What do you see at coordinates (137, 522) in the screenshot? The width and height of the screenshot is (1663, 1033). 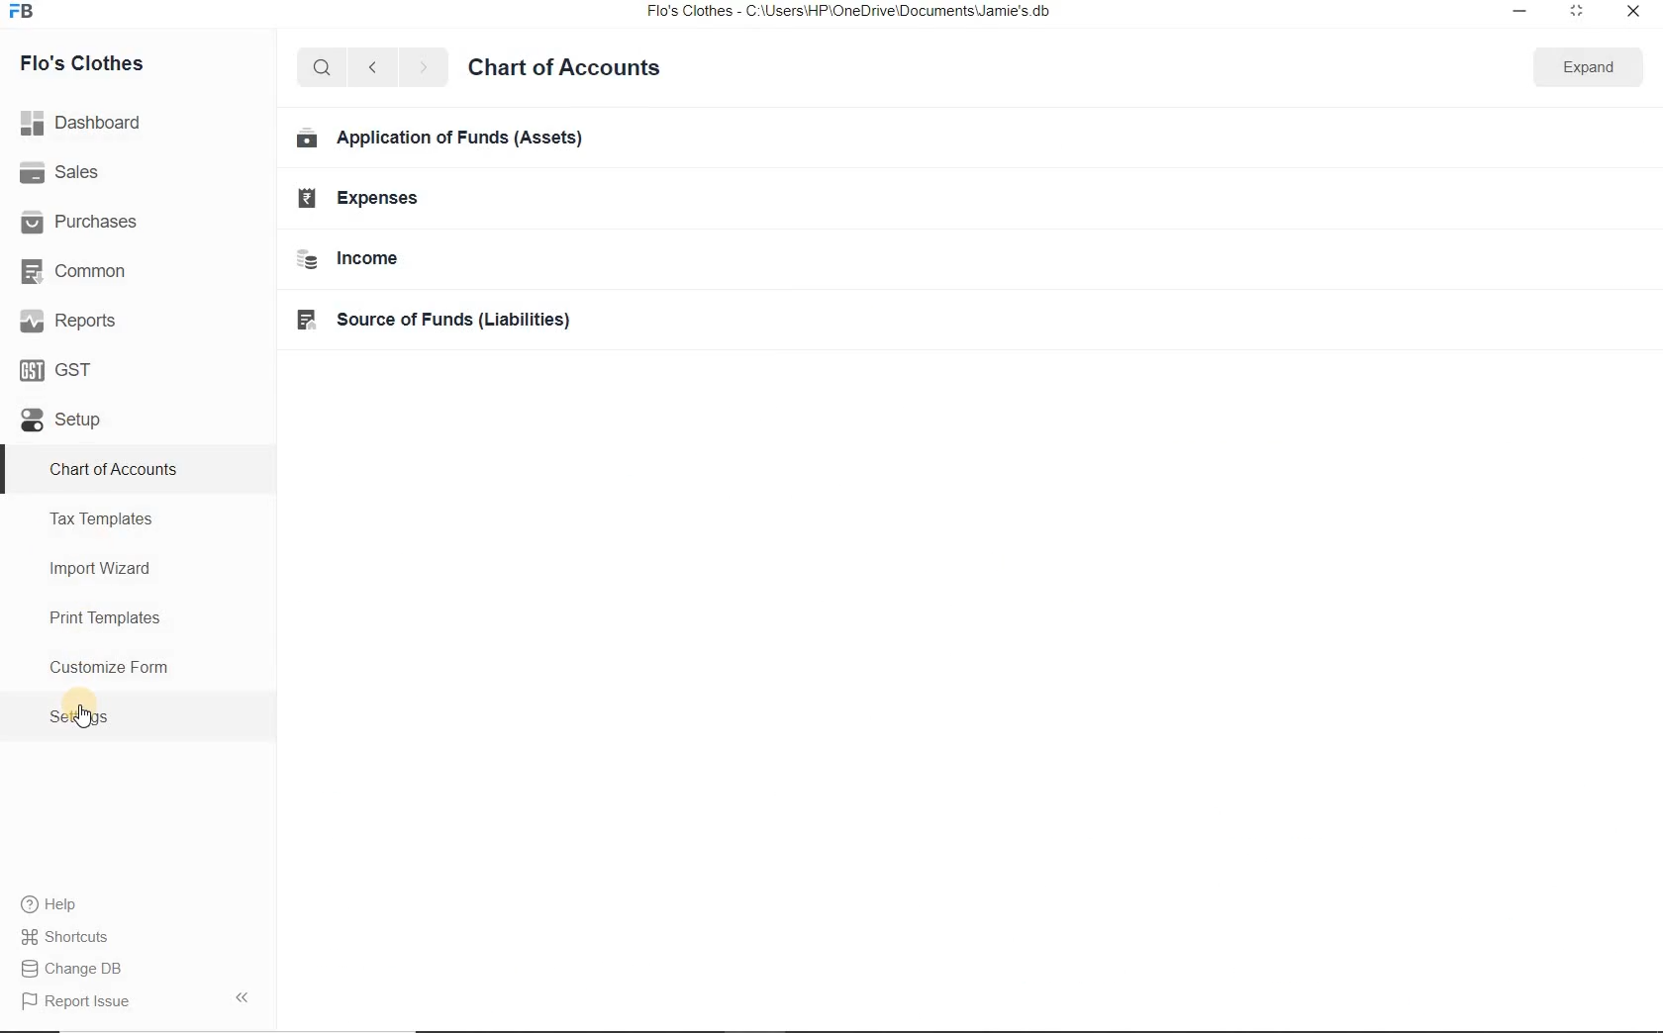 I see `Tax Templates` at bounding box center [137, 522].